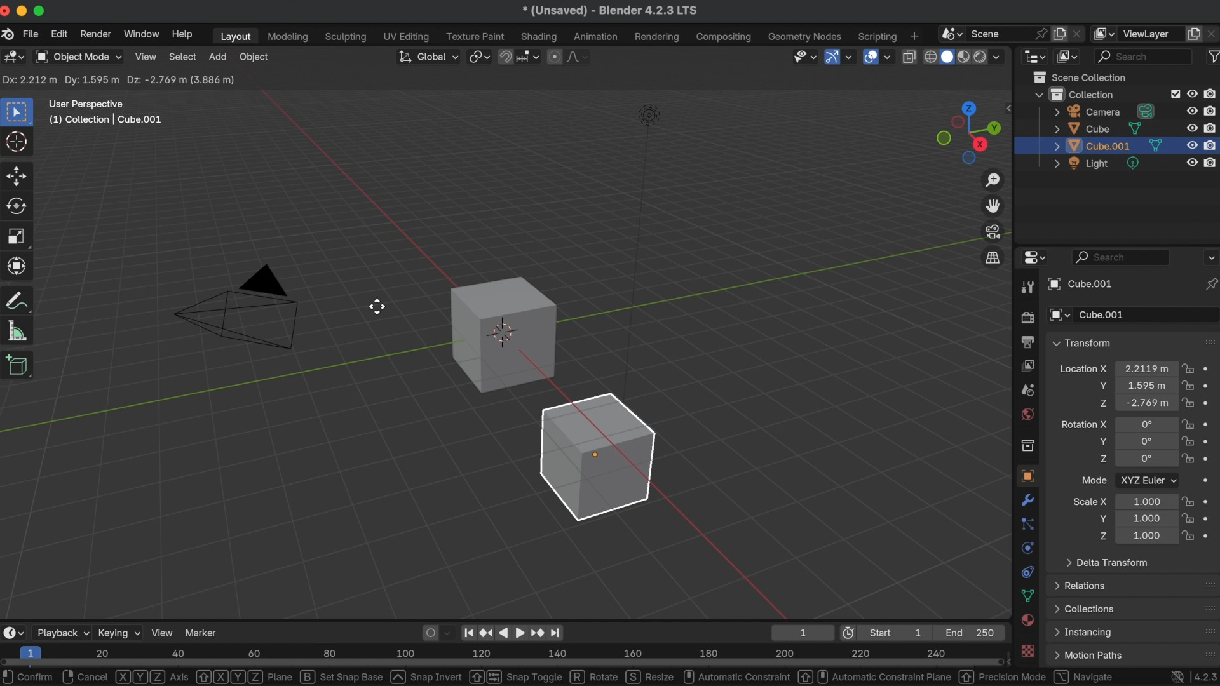  I want to click on view, so click(146, 56).